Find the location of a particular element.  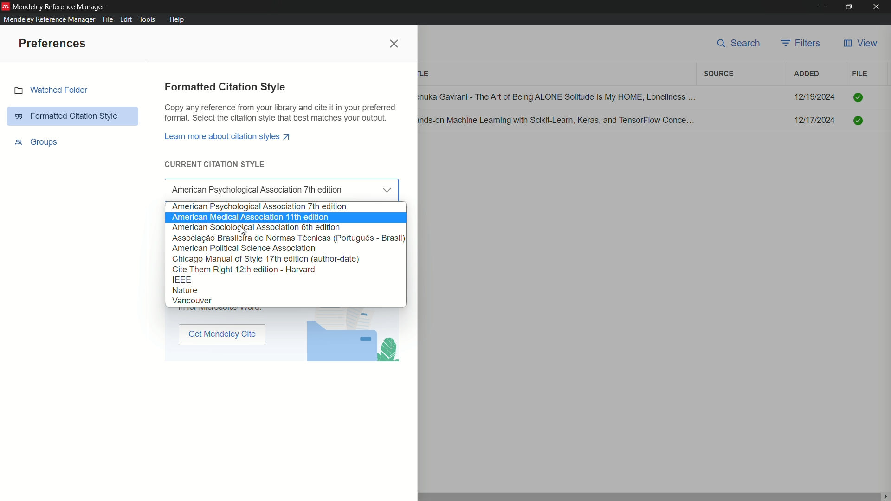

Checked is located at coordinates (858, 97).